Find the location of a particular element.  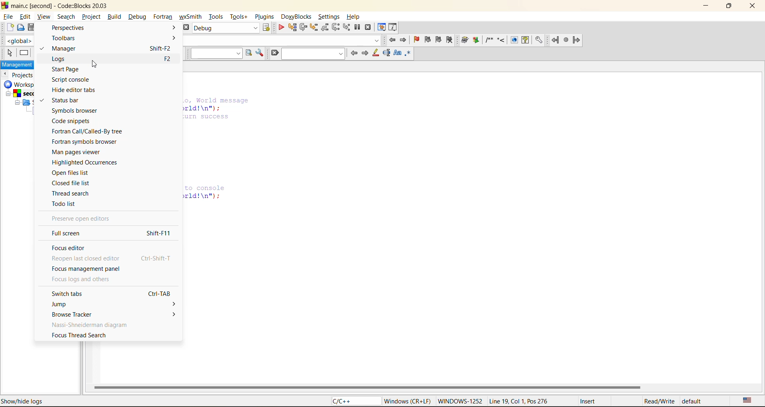

full screen is located at coordinates (71, 234).